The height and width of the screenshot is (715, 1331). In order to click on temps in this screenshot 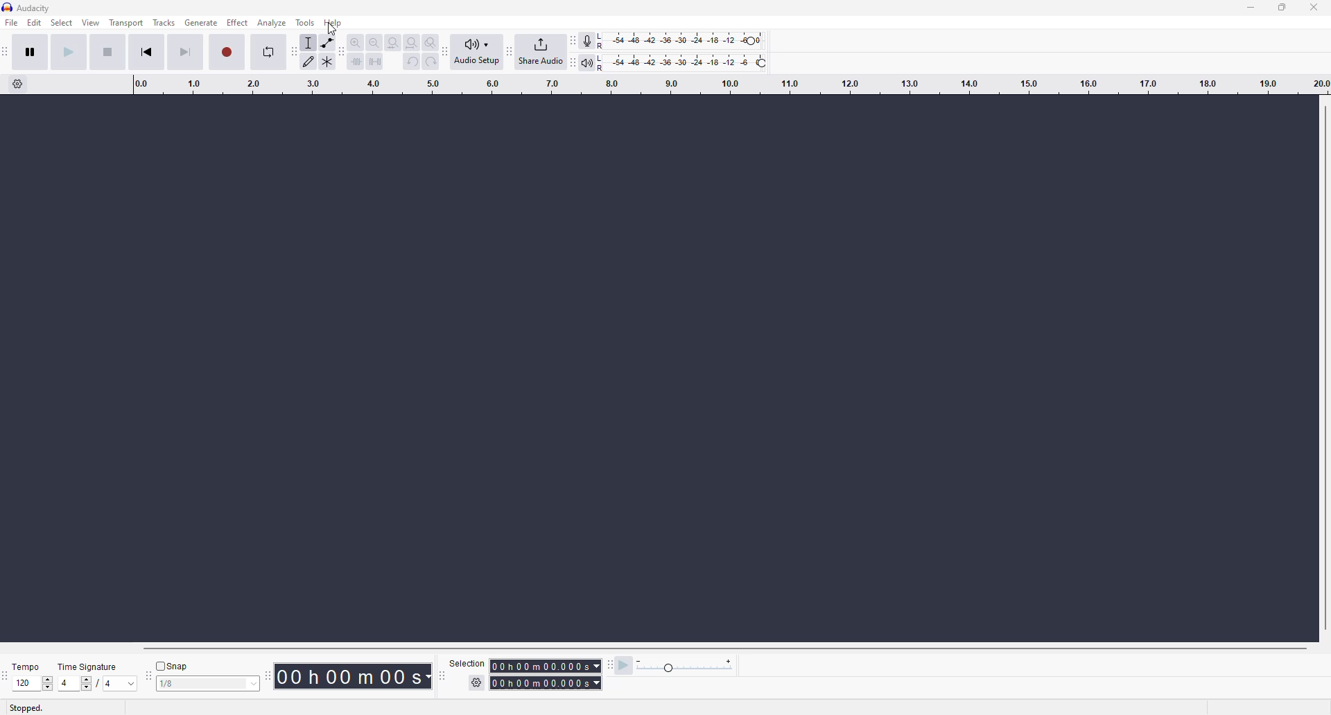, I will do `click(22, 663)`.